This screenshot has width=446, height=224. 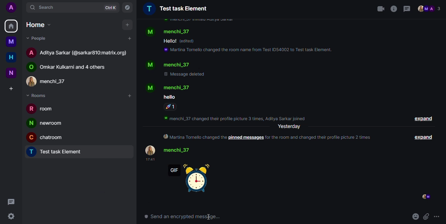 I want to click on cursor, so click(x=209, y=216).